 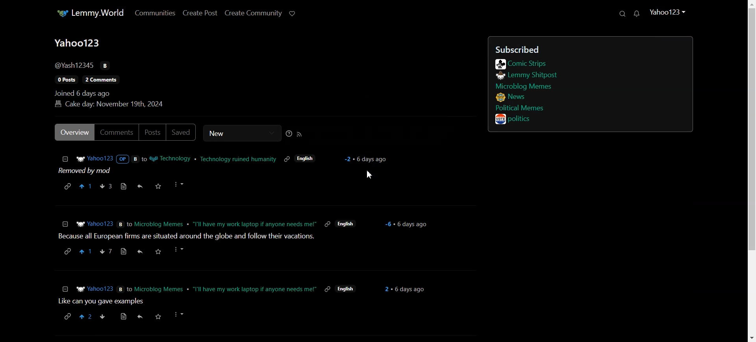 What do you see at coordinates (94, 159) in the screenshot?
I see `yahoo123` at bounding box center [94, 159].